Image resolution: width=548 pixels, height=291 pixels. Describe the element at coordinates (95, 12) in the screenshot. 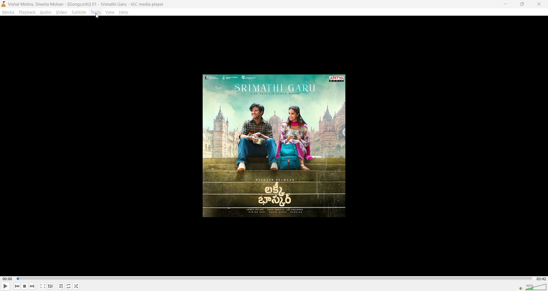

I see `tools` at that location.